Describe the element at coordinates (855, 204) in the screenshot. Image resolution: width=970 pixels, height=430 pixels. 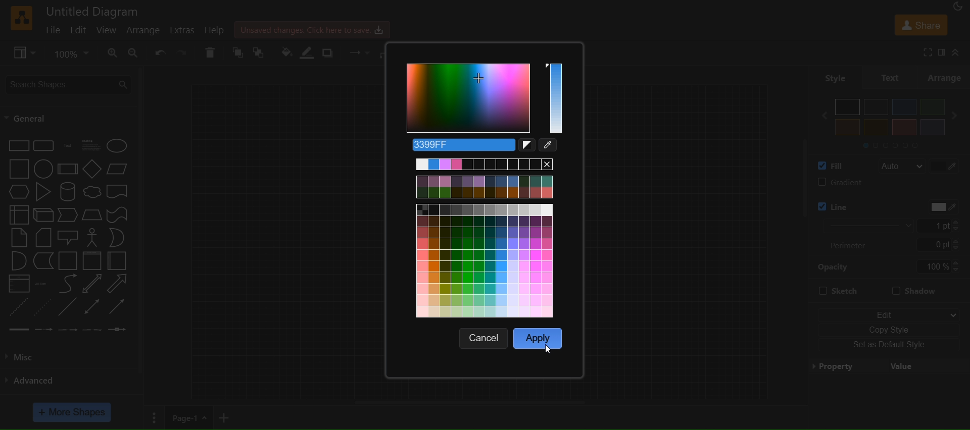
I see `line color` at that location.